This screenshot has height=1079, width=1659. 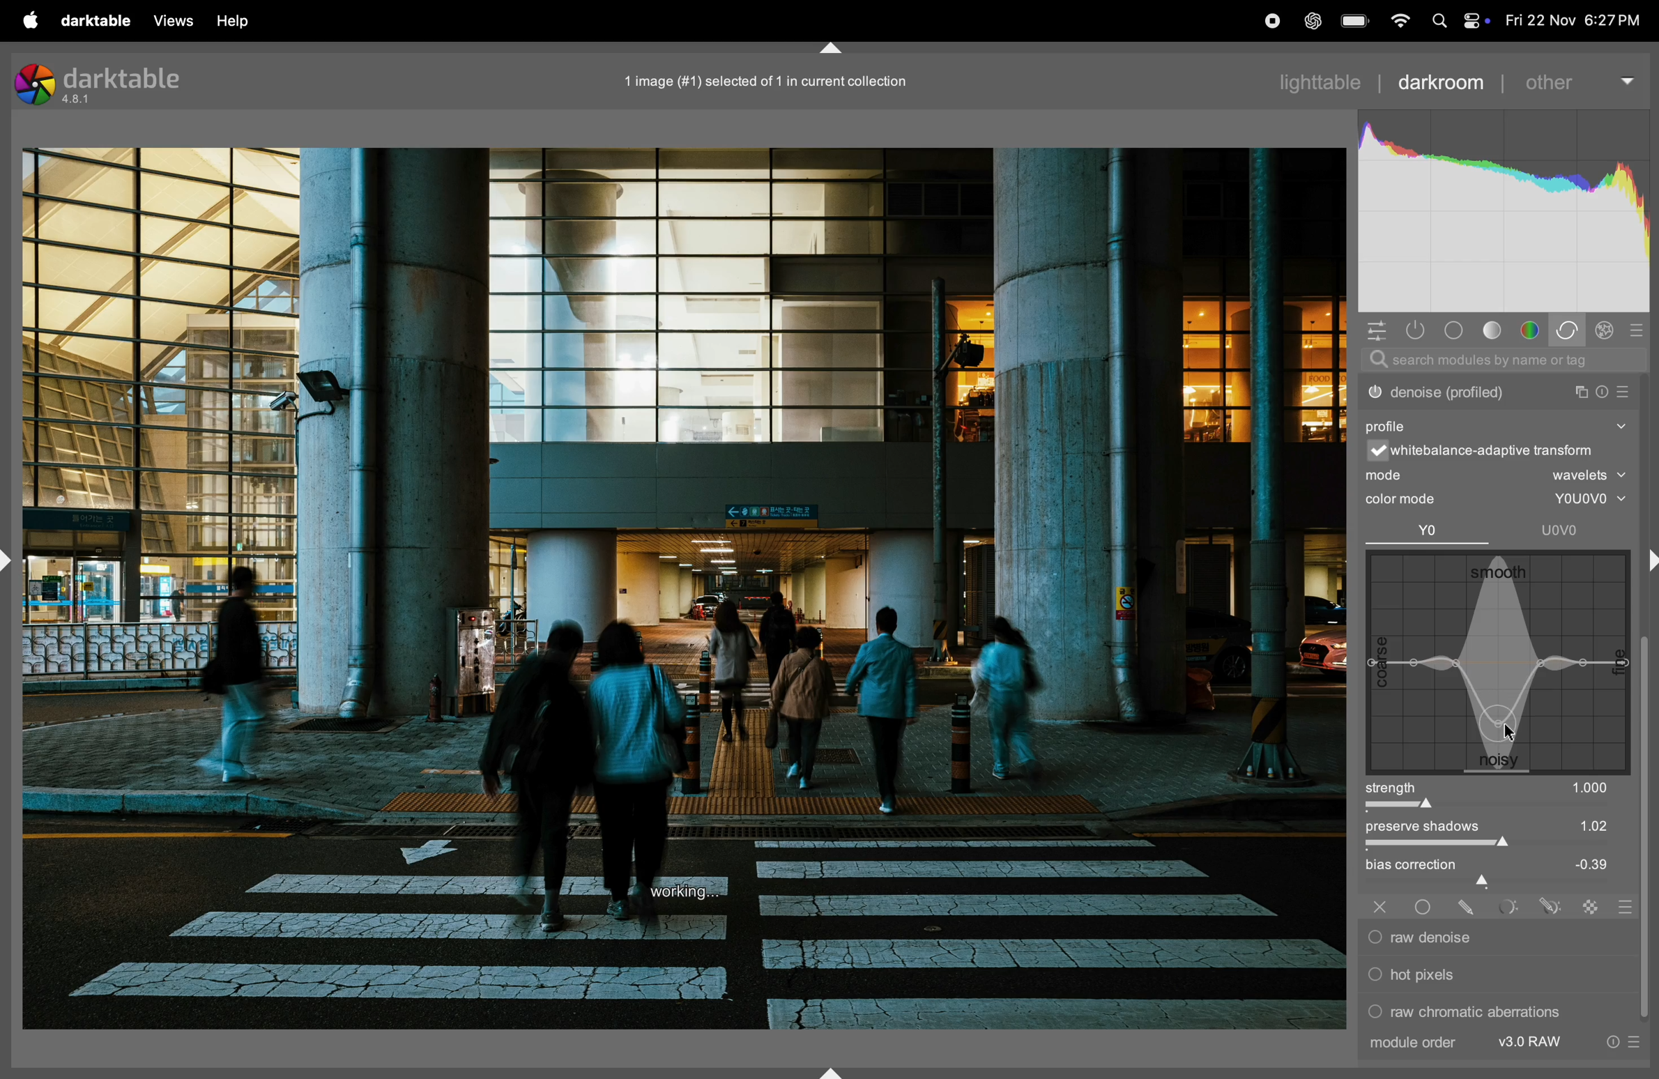 I want to click on wavelets, so click(x=1586, y=474).